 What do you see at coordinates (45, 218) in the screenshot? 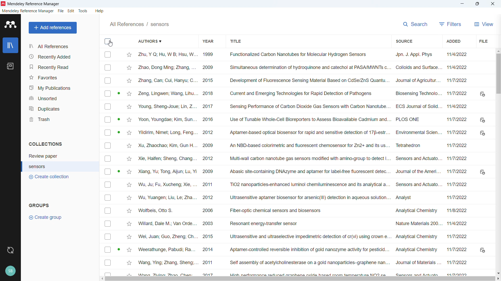
I see `create group` at bounding box center [45, 218].